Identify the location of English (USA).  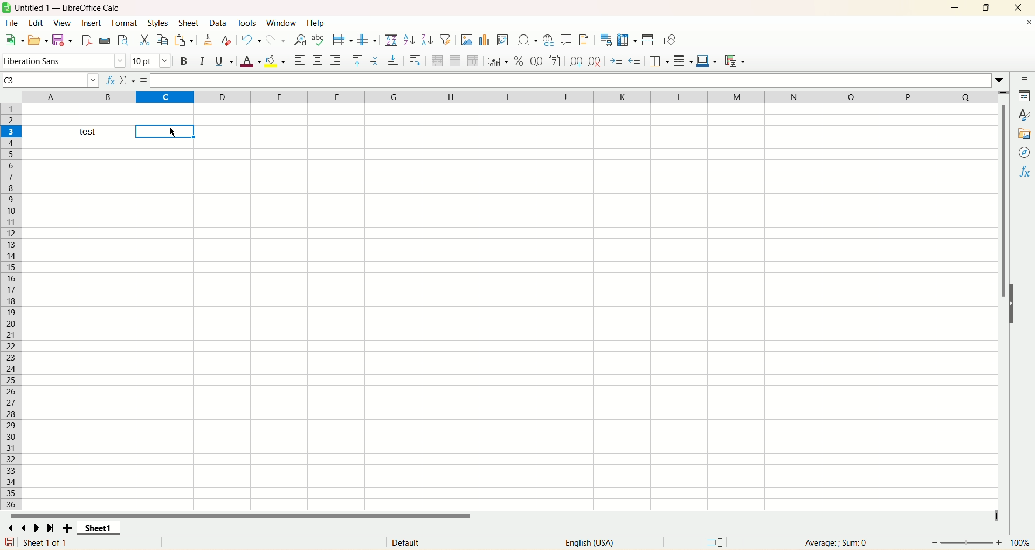
(589, 542).